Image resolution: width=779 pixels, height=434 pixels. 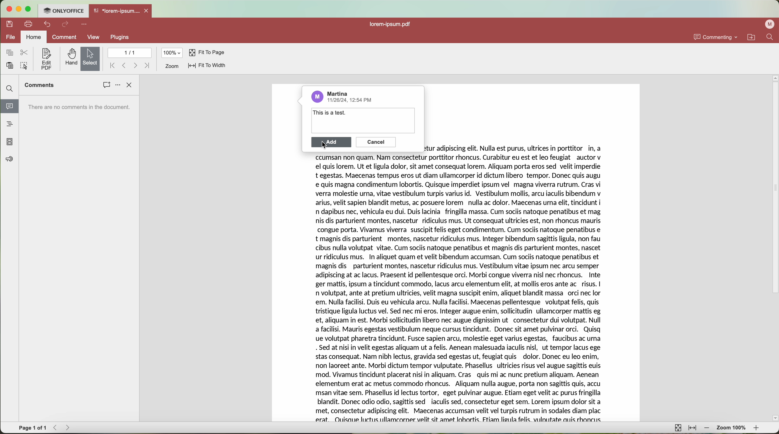 I want to click on navigate arrows, so click(x=62, y=428).